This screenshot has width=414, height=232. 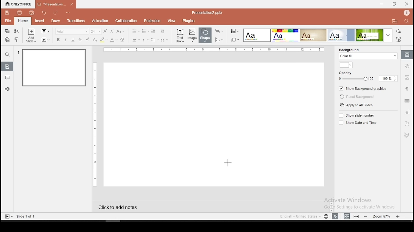 I want to click on find, so click(x=408, y=22).